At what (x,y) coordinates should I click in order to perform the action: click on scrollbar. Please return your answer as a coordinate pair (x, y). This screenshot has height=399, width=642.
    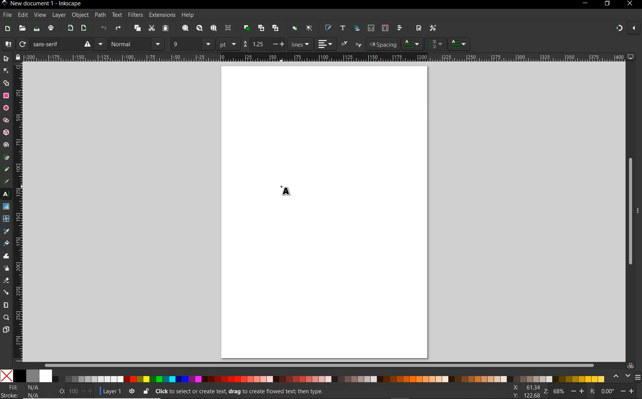
    Looking at the image, I should click on (629, 212).